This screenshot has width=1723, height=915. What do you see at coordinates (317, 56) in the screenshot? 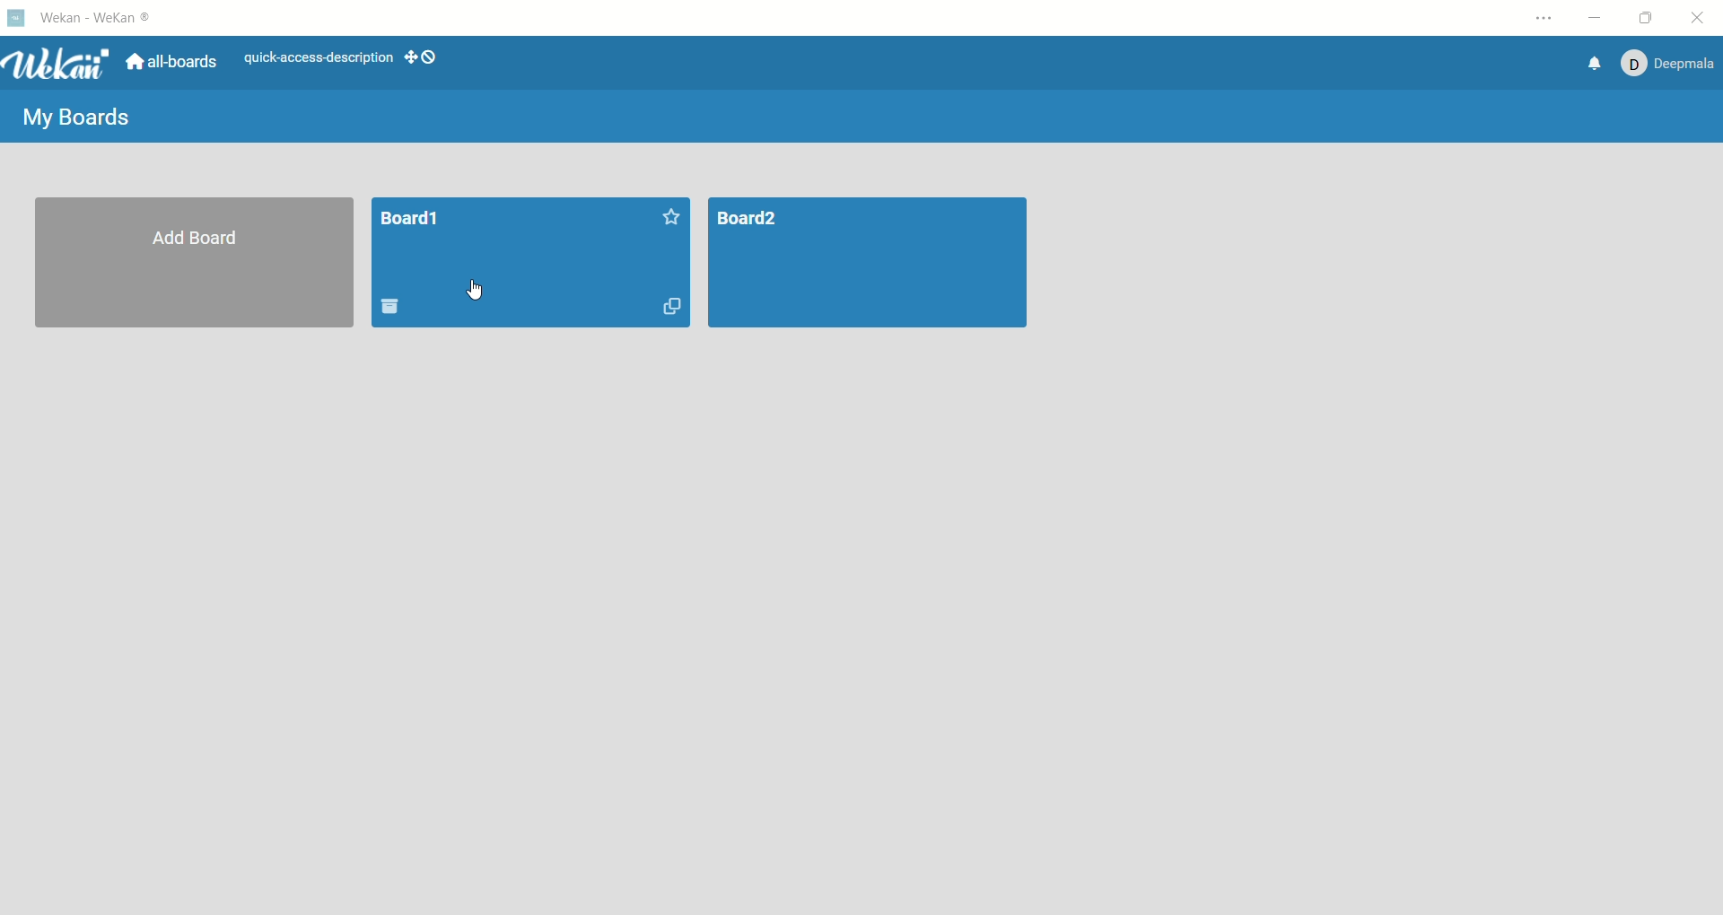
I see `text` at bounding box center [317, 56].